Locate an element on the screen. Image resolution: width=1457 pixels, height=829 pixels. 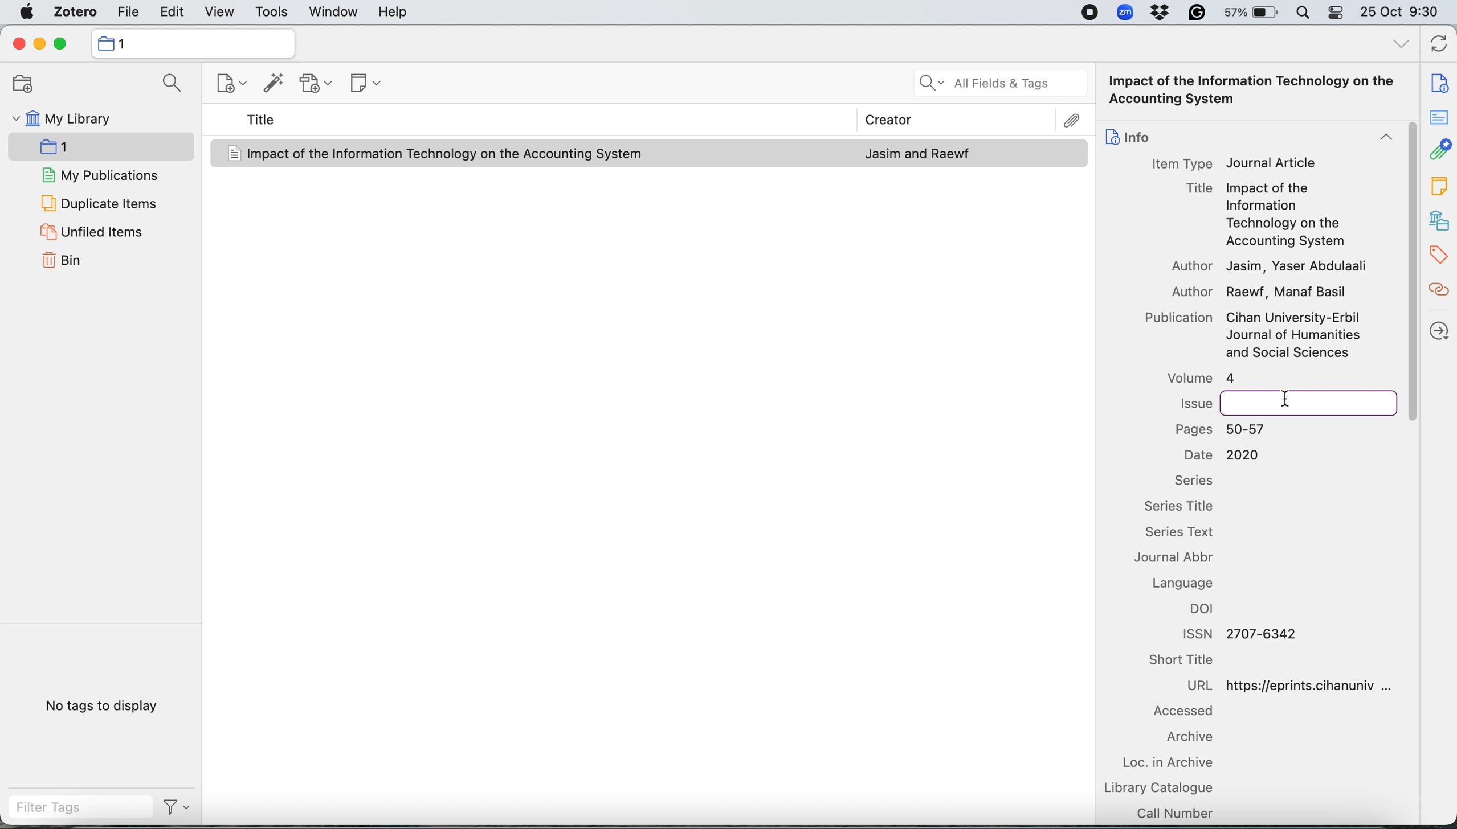
language is located at coordinates (1190, 583).